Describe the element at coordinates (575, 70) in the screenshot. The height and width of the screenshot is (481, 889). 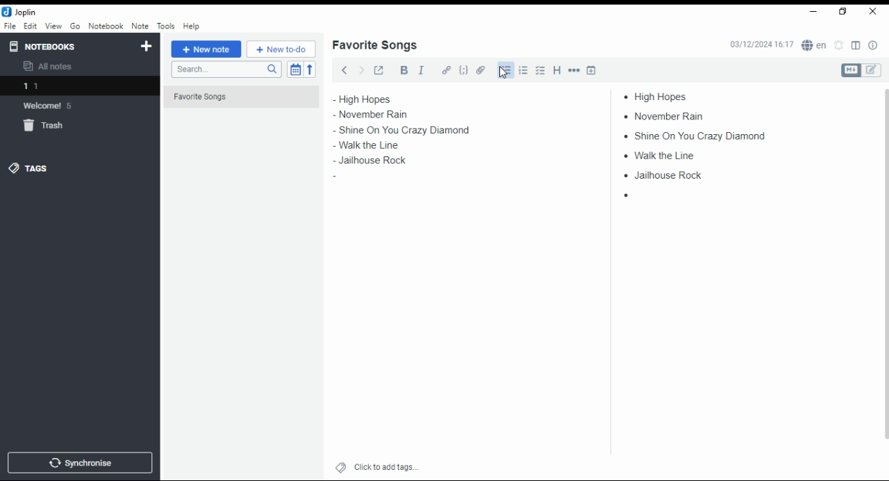
I see `horizontal rule` at that location.